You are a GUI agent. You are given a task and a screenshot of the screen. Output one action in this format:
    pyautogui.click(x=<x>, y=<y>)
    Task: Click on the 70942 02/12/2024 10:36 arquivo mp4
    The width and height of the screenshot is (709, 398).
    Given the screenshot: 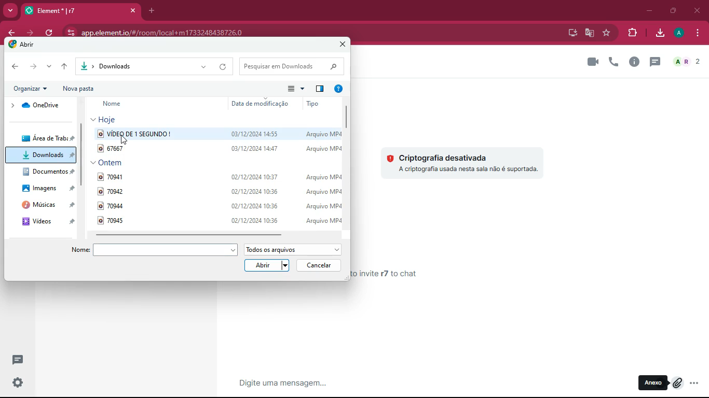 What is the action you would take?
    pyautogui.click(x=217, y=191)
    